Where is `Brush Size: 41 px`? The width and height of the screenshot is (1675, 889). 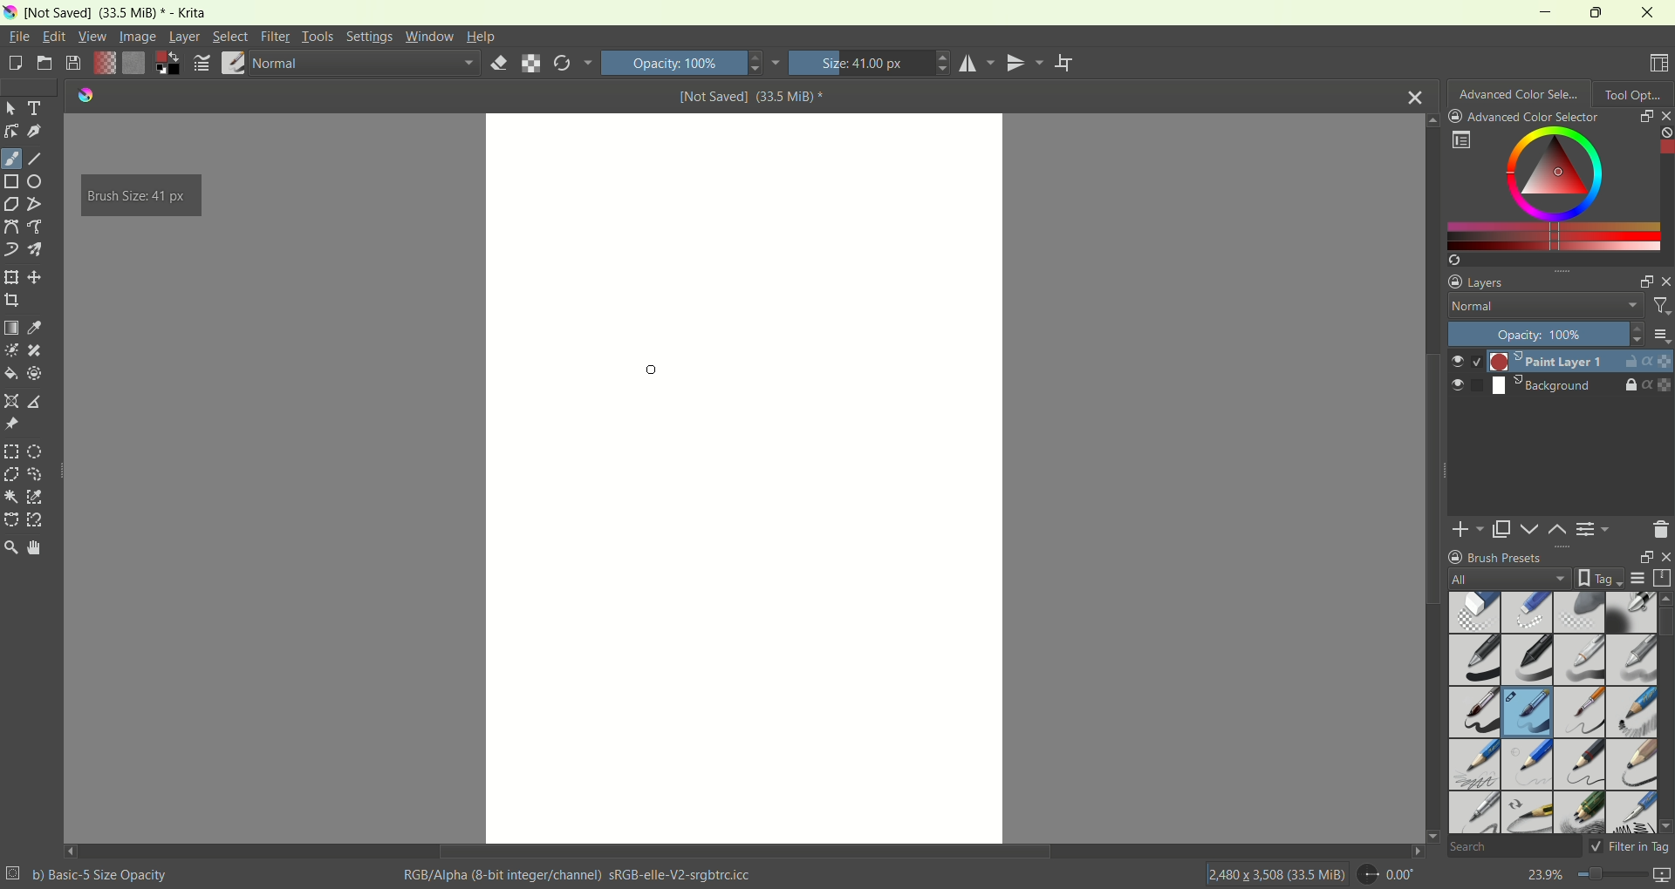 Brush Size: 41 px is located at coordinates (139, 196).